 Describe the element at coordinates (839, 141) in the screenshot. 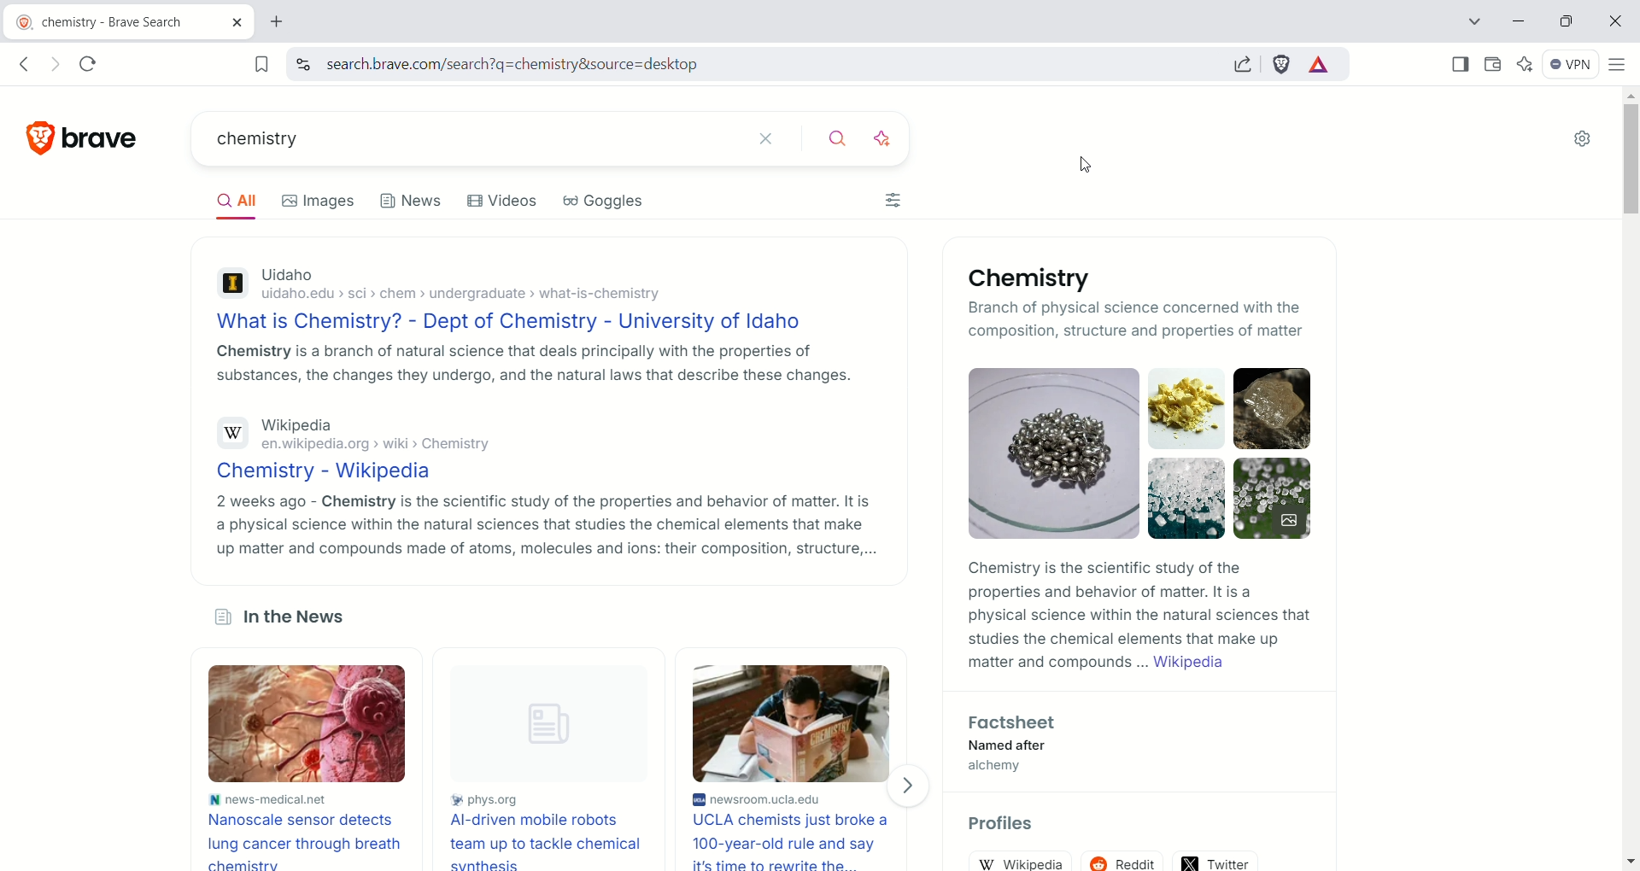

I see `search` at that location.